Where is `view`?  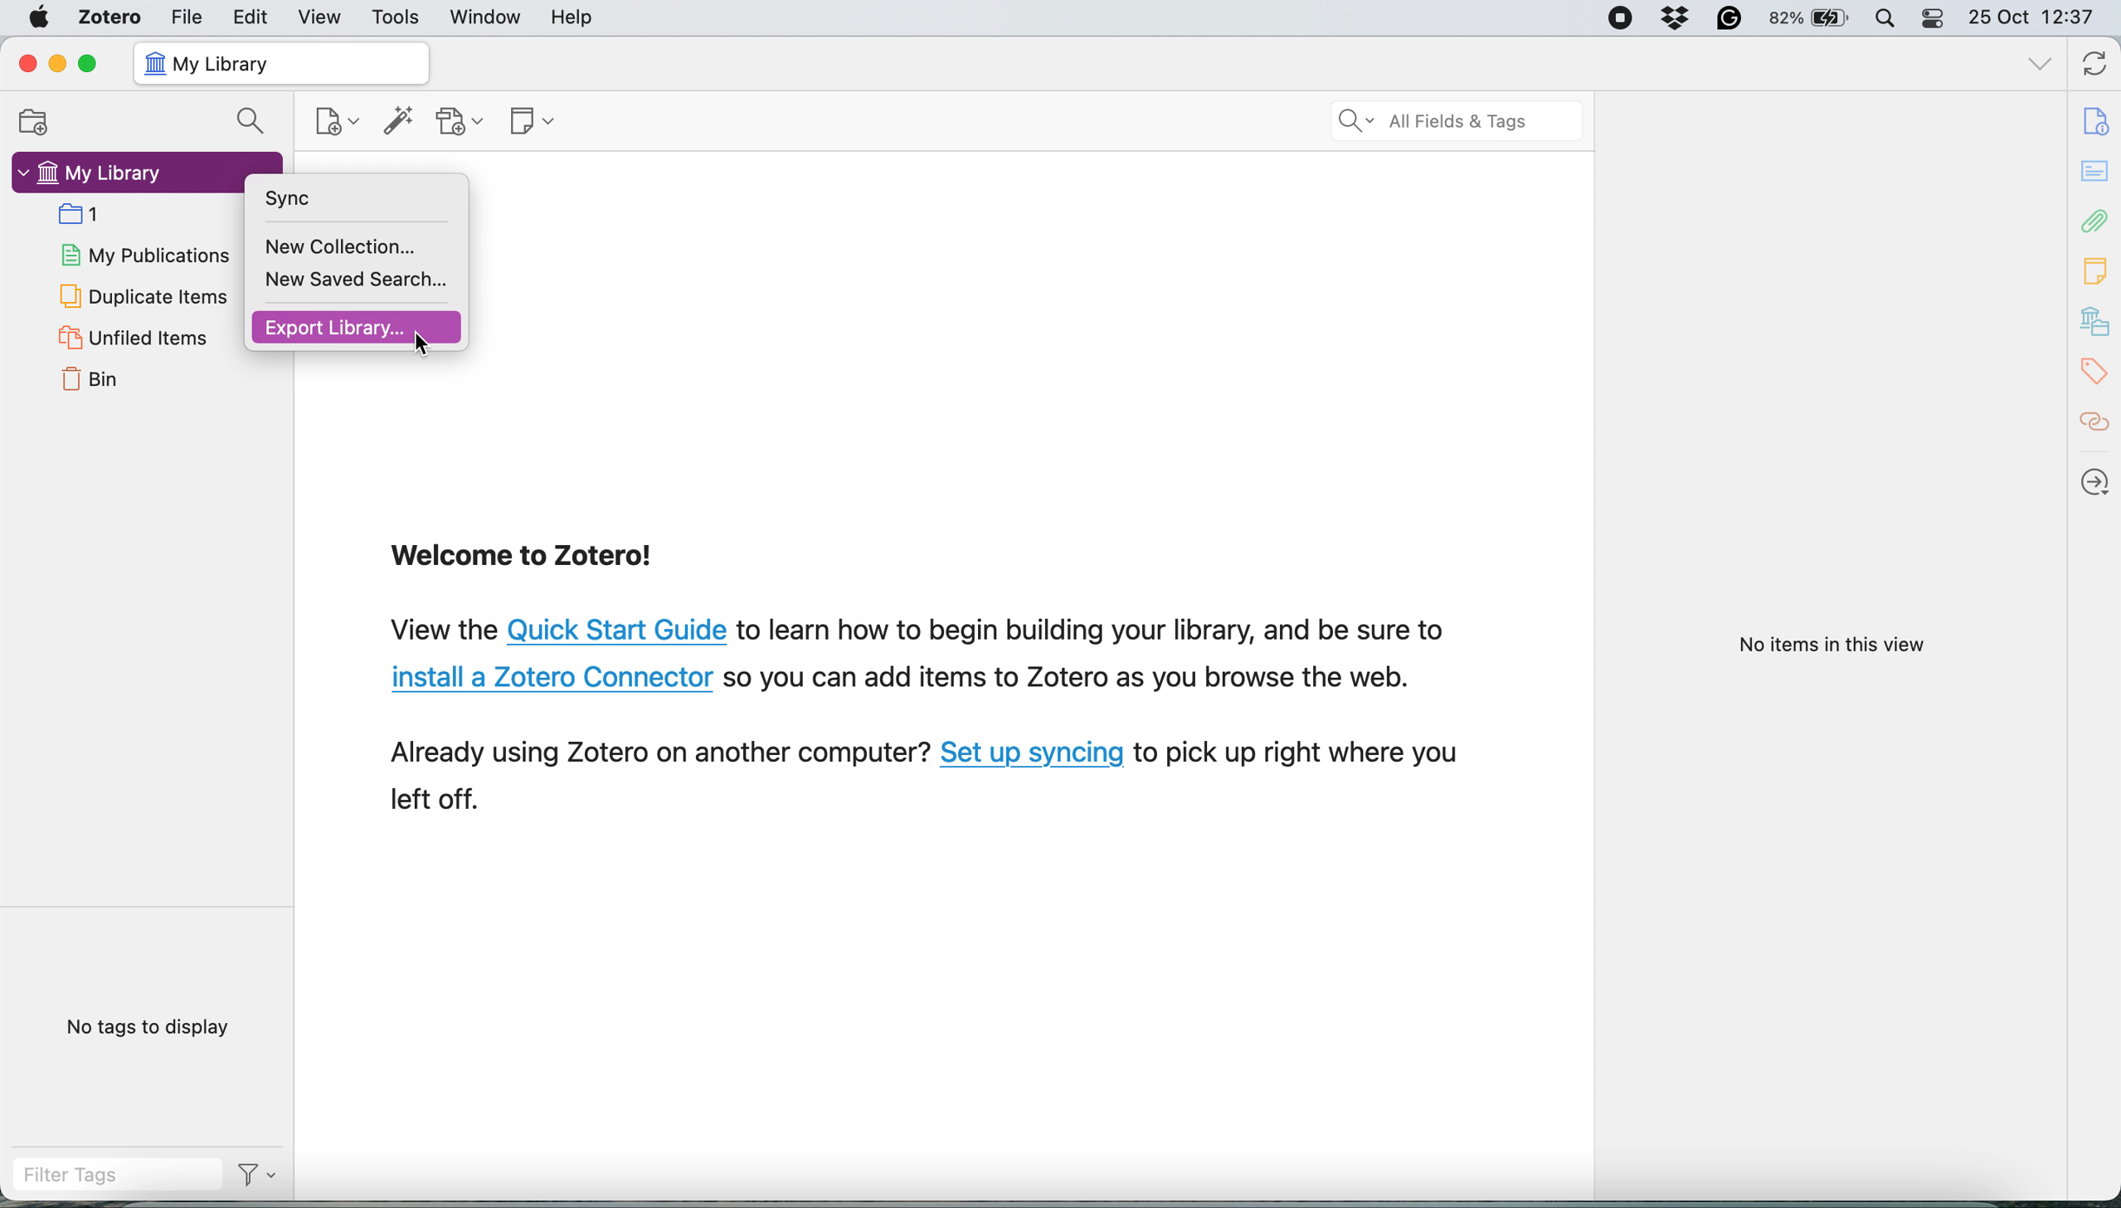 view is located at coordinates (321, 17).